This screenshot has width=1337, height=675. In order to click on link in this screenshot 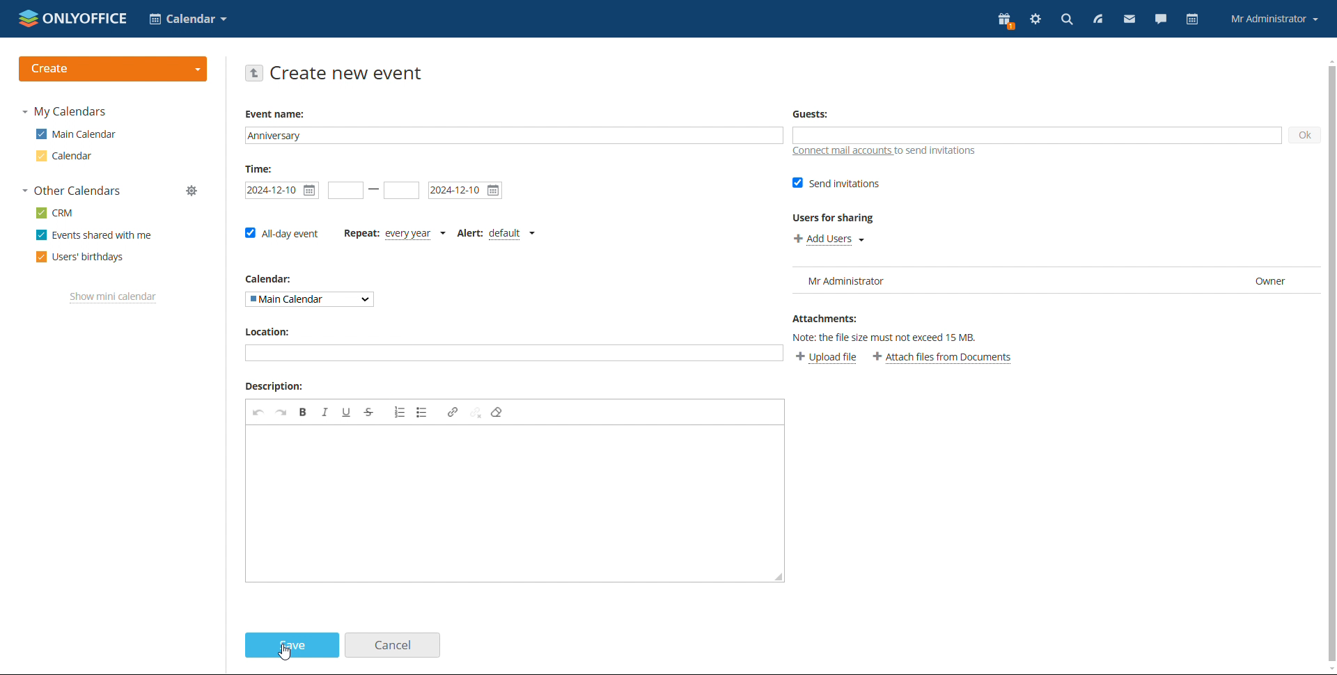, I will do `click(453, 412)`.